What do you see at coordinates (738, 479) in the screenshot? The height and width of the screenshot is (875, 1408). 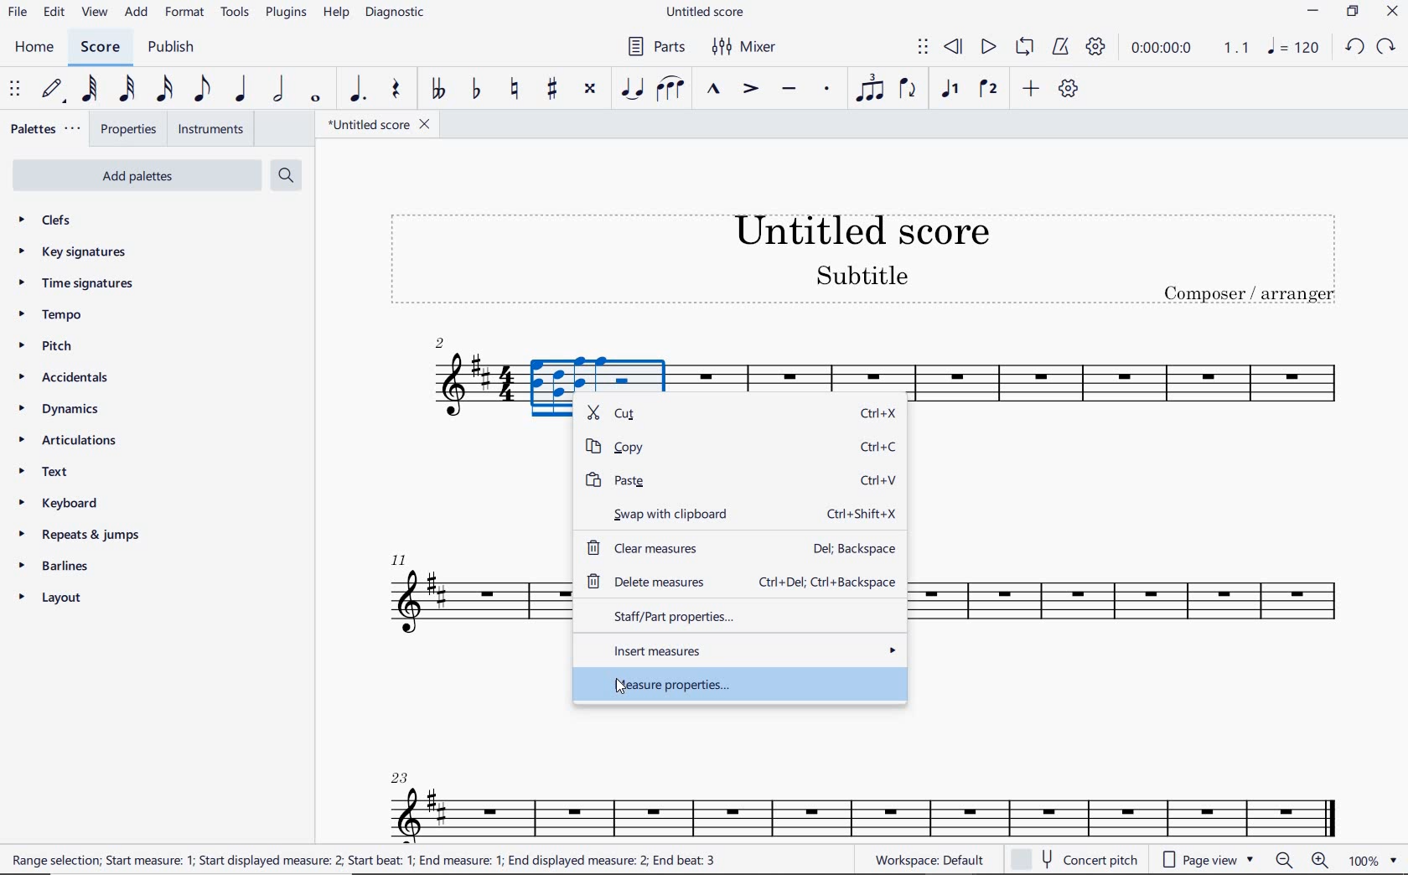 I see `paste` at bounding box center [738, 479].